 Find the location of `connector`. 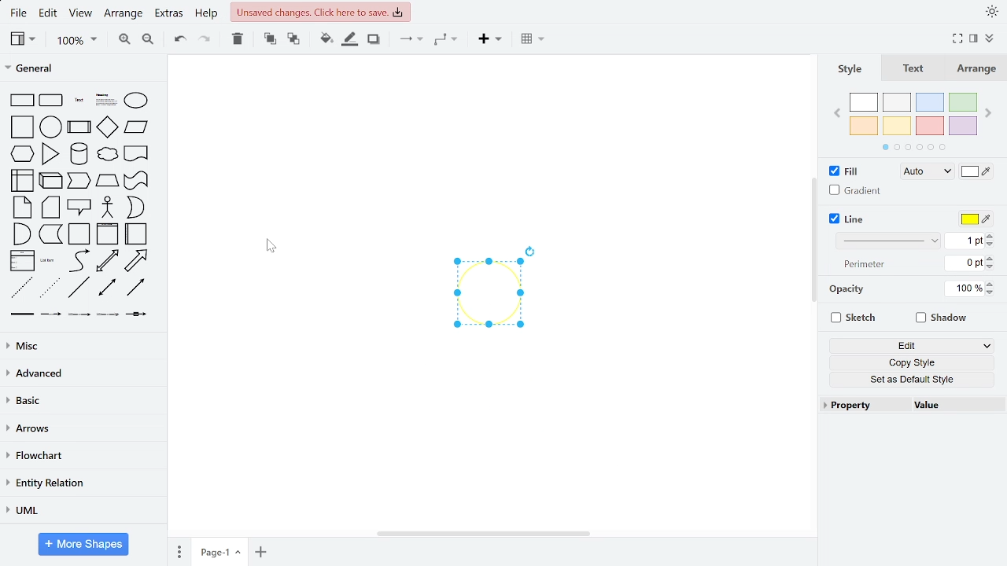

connector is located at coordinates (410, 39).